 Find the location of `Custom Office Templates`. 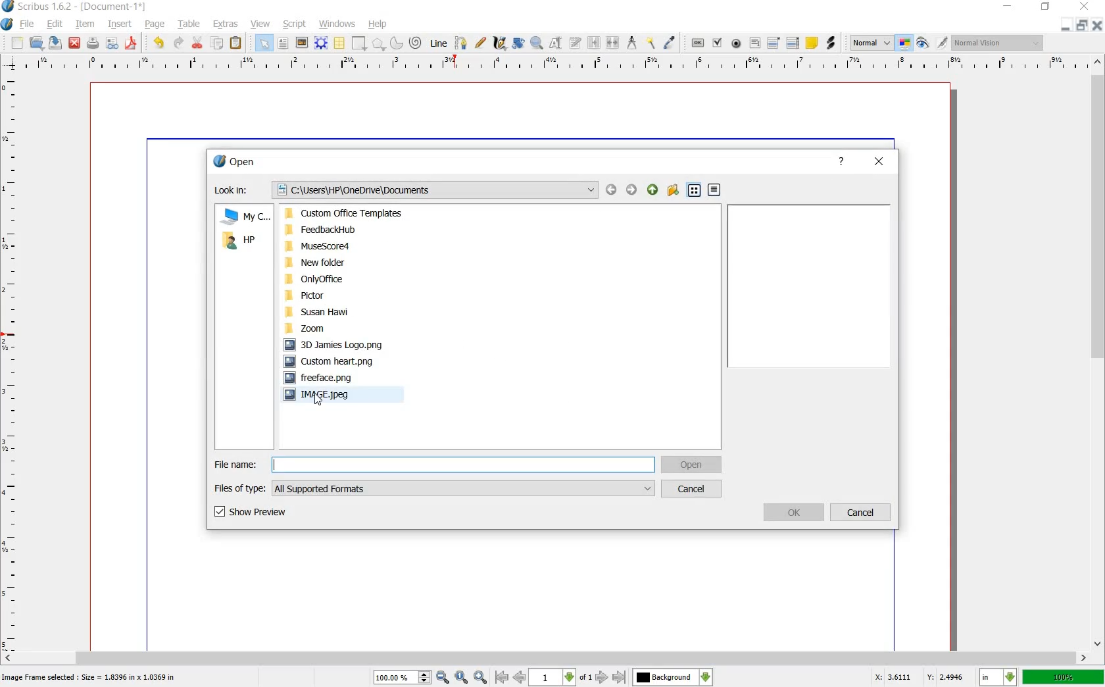

Custom Office Templates is located at coordinates (342, 211).